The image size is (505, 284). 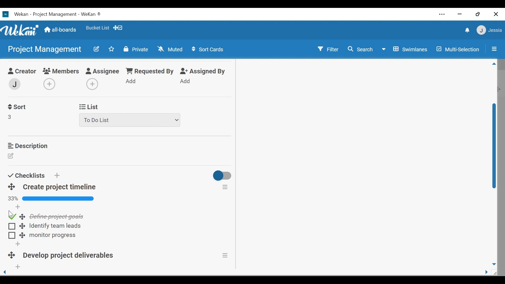 I want to click on Multi-Selection, so click(x=457, y=49).